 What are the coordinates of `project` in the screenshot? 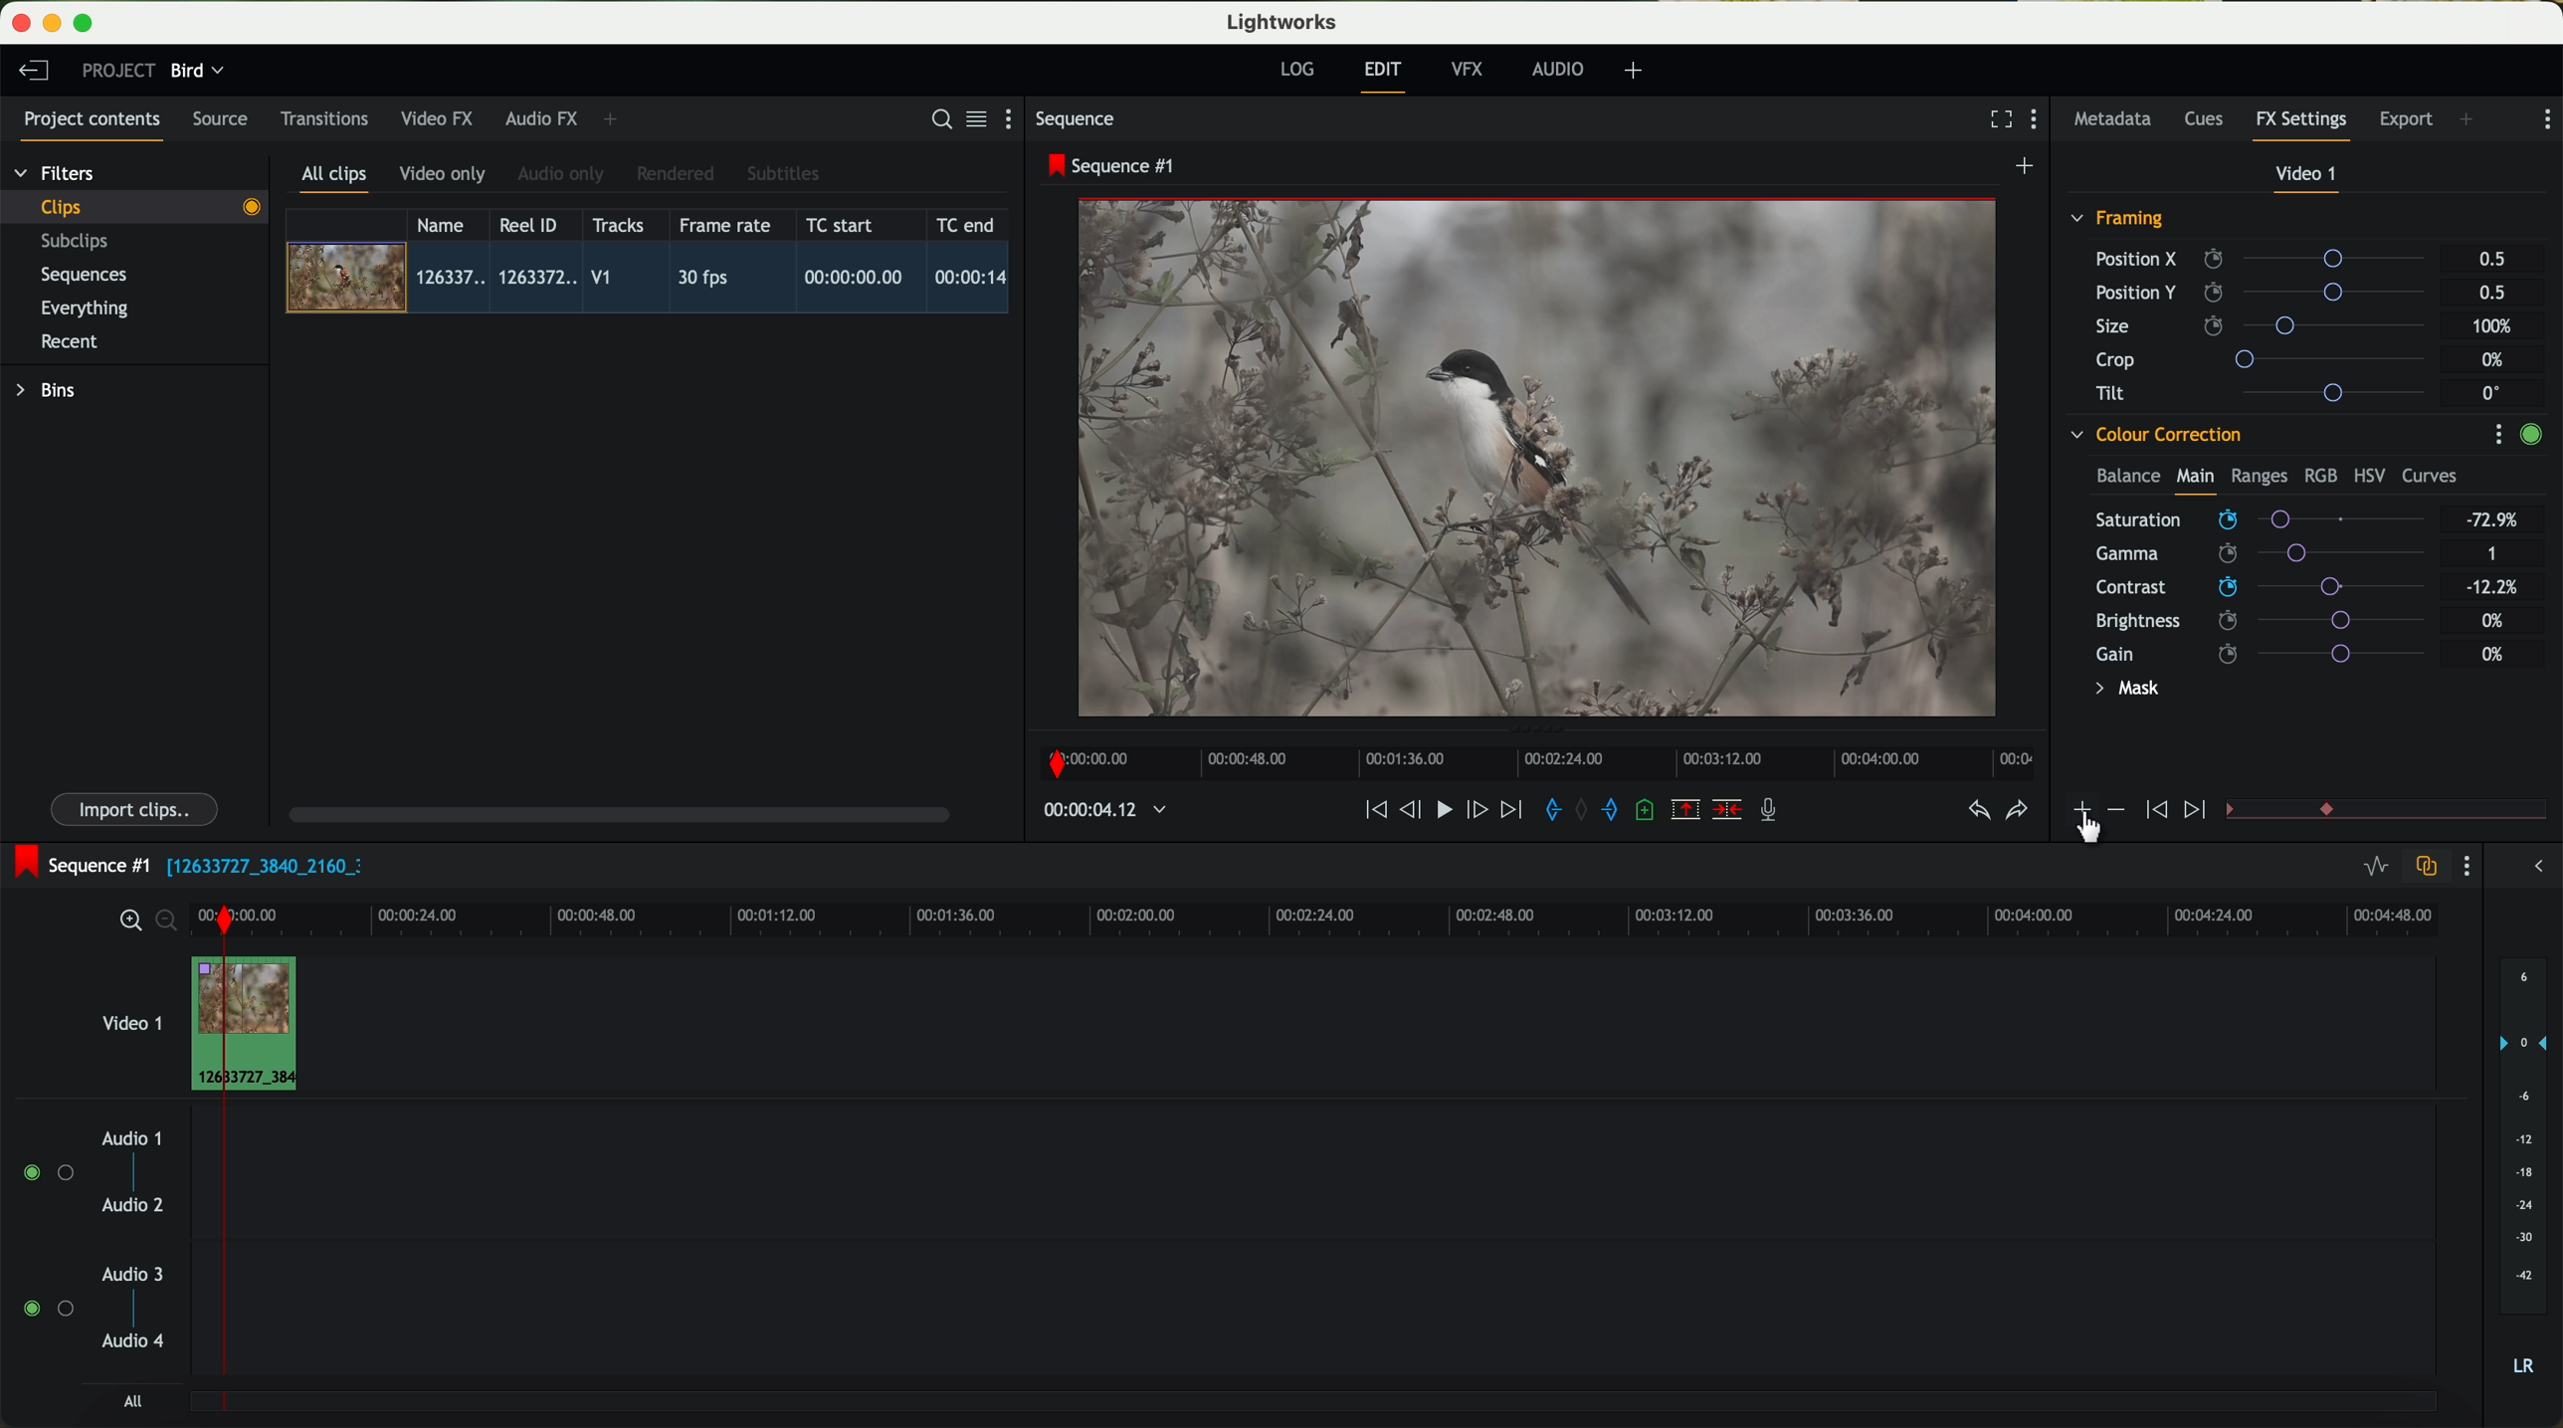 It's located at (118, 70).